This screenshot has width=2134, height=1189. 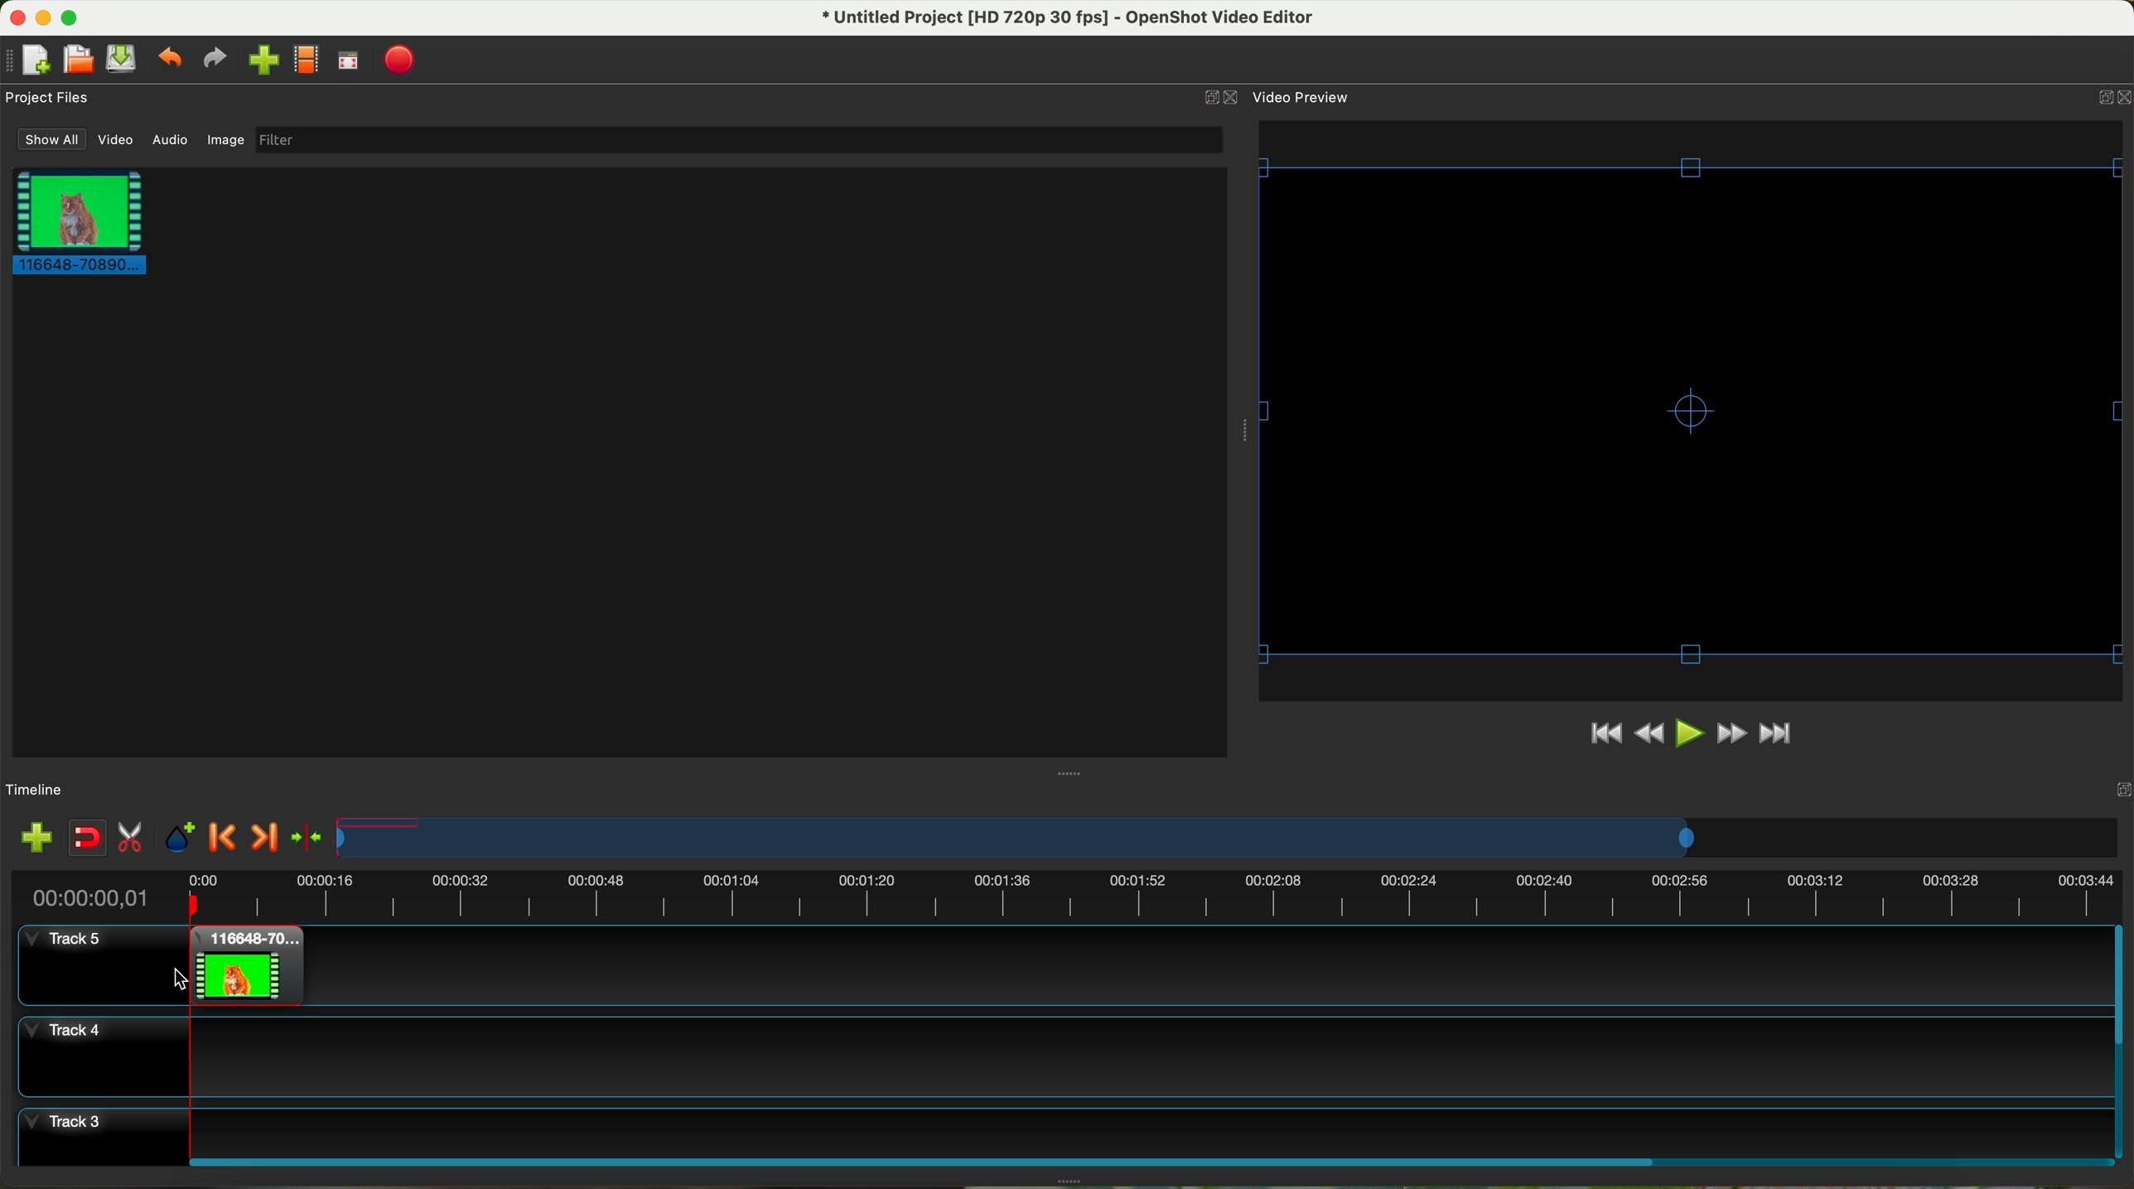 What do you see at coordinates (306, 60) in the screenshot?
I see `choose profile` at bounding box center [306, 60].